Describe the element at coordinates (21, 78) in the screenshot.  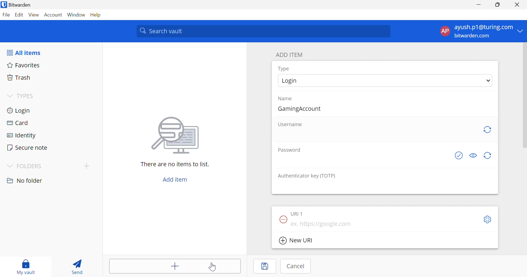
I see `Trash` at that location.